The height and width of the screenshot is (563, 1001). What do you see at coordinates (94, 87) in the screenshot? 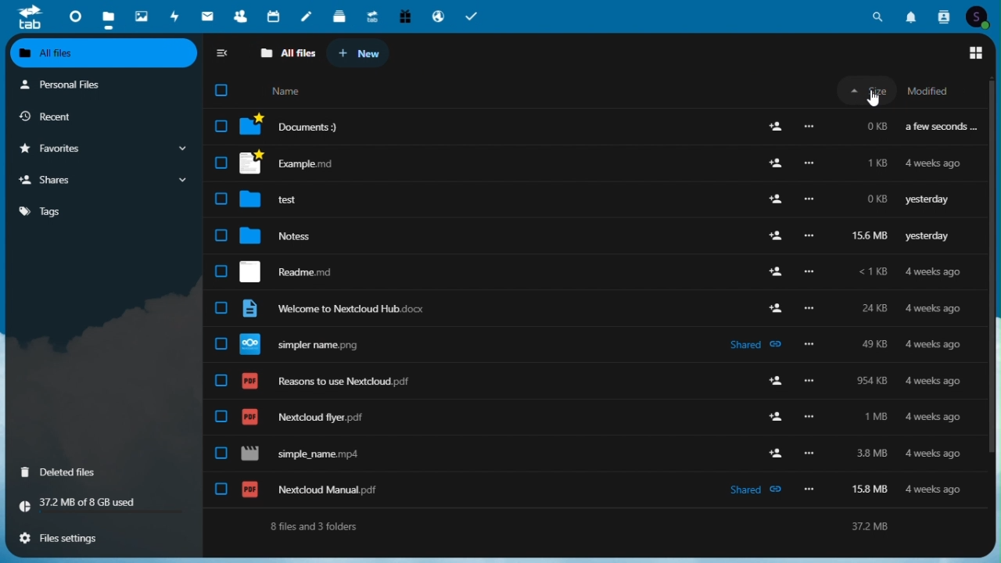
I see `Personal` at bounding box center [94, 87].